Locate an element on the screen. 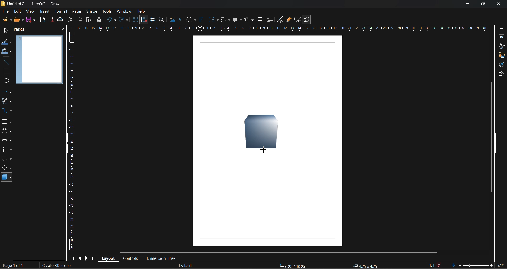 This screenshot has height=269, width=507. shape is located at coordinates (93, 11).